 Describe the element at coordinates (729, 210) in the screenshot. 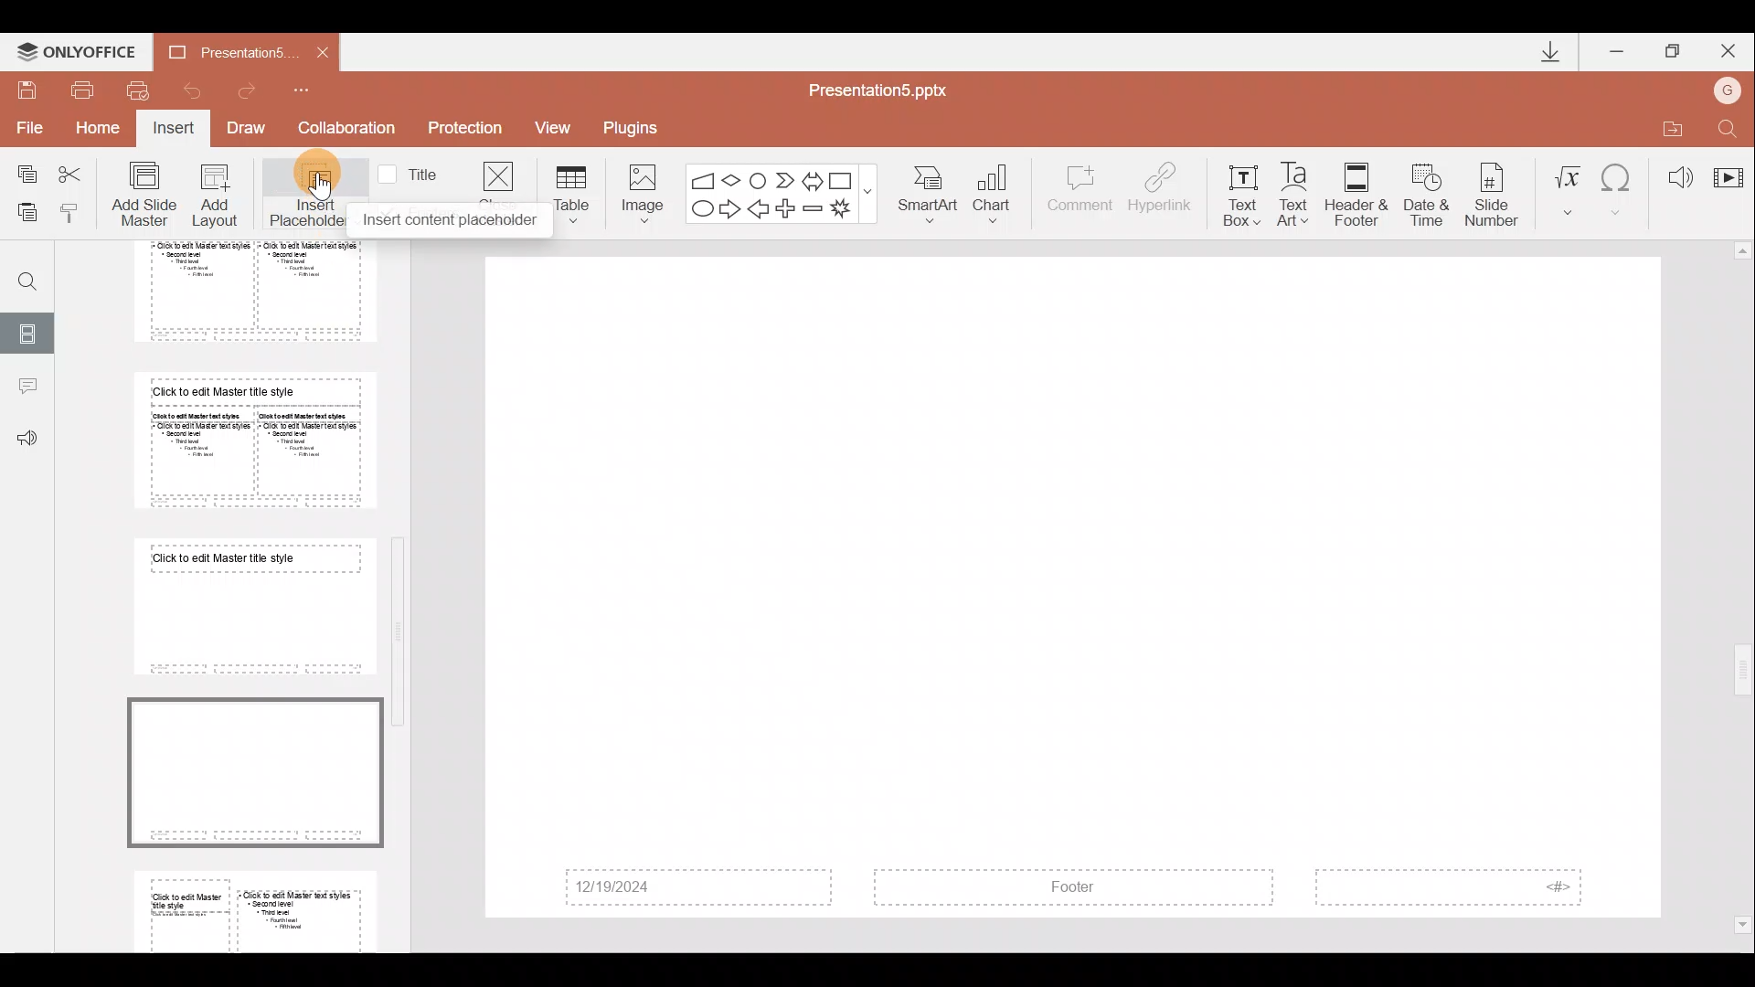

I see `Right arrow` at that location.